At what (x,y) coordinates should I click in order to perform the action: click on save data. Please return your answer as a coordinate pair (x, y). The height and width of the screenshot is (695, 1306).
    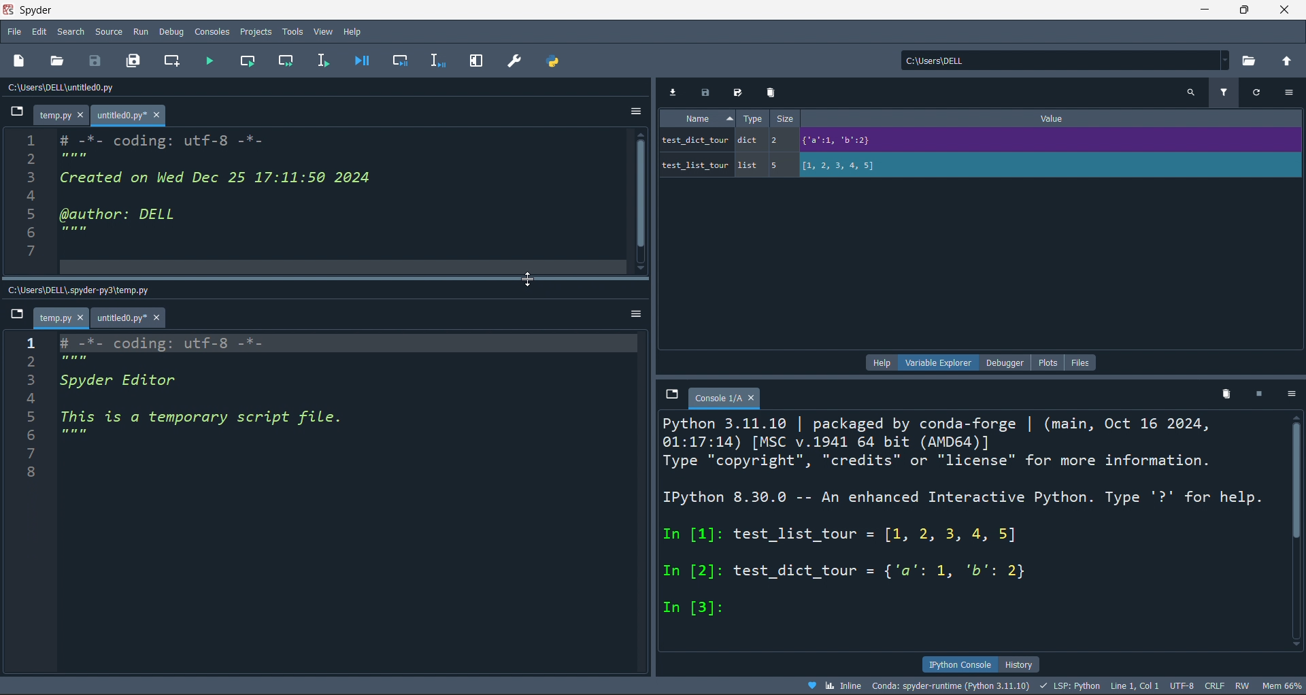
    Looking at the image, I should click on (705, 91).